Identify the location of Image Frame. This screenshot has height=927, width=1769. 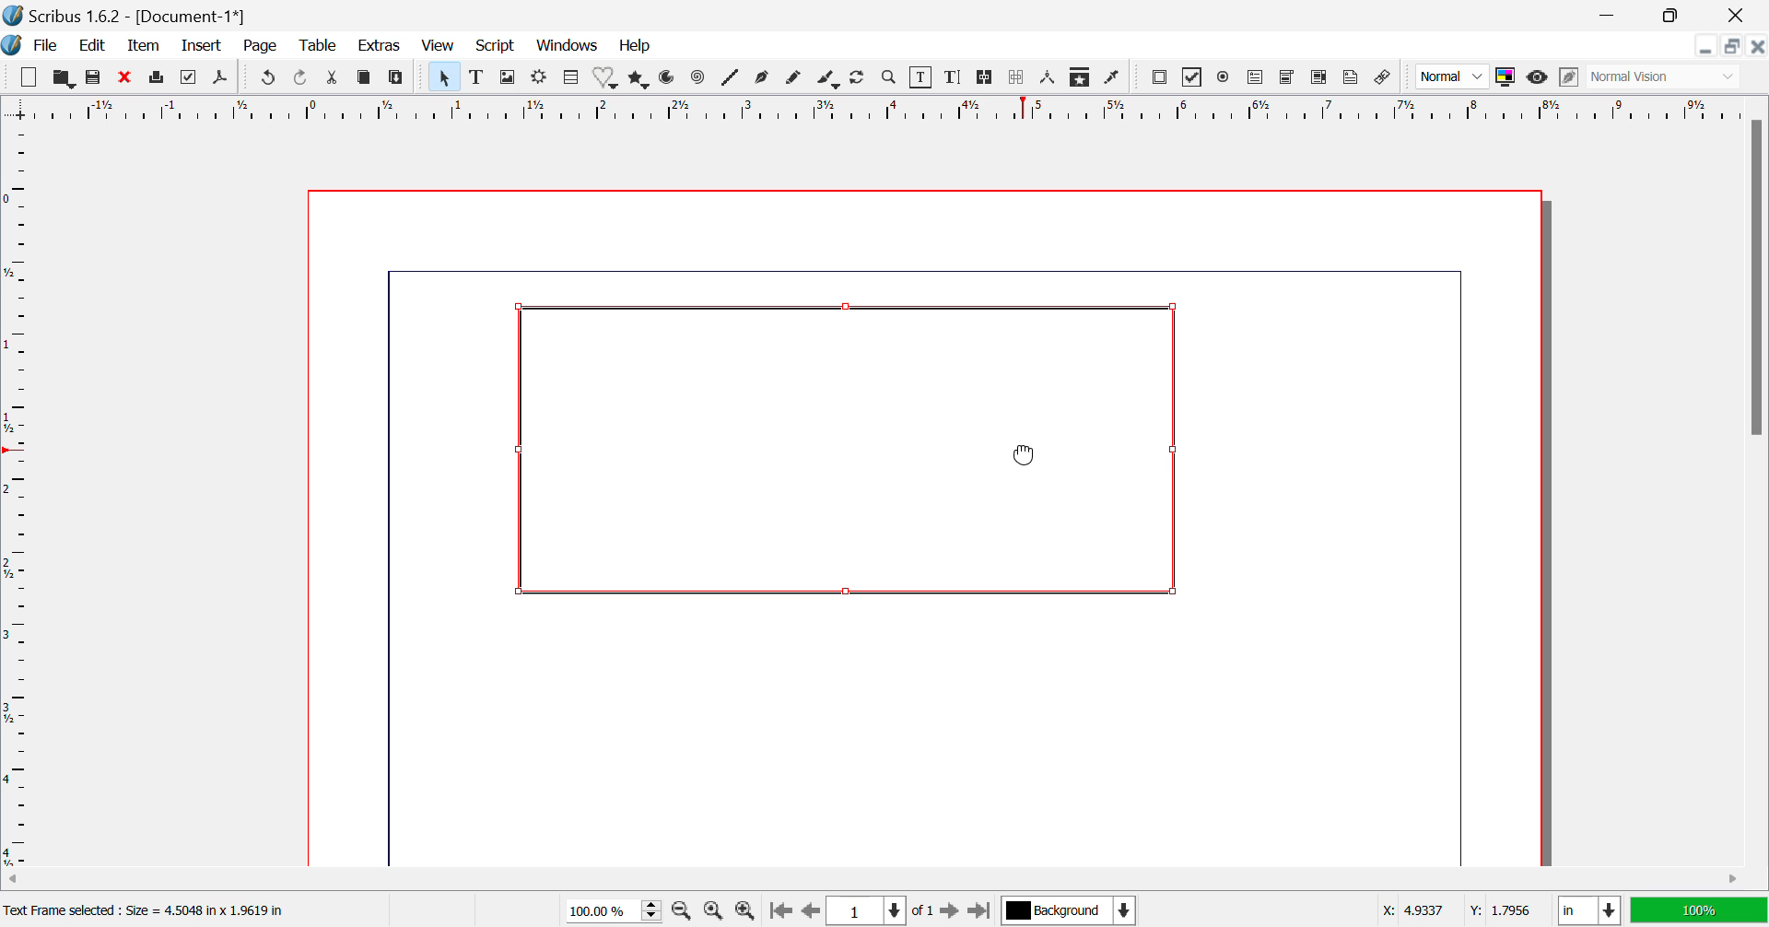
(509, 77).